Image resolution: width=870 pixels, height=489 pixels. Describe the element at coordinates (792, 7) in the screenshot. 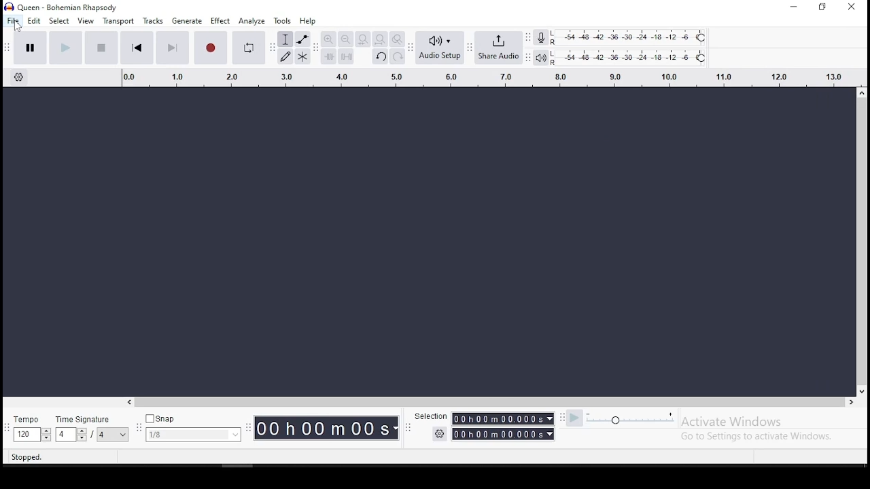

I see `minimize` at that location.